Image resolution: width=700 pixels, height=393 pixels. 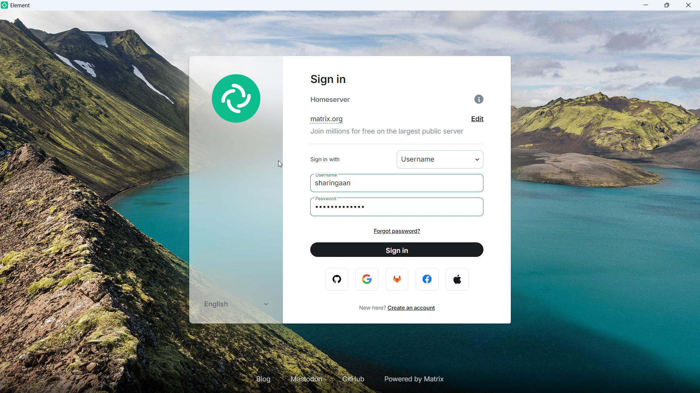 What do you see at coordinates (428, 279) in the screenshot?
I see `facebook logo` at bounding box center [428, 279].